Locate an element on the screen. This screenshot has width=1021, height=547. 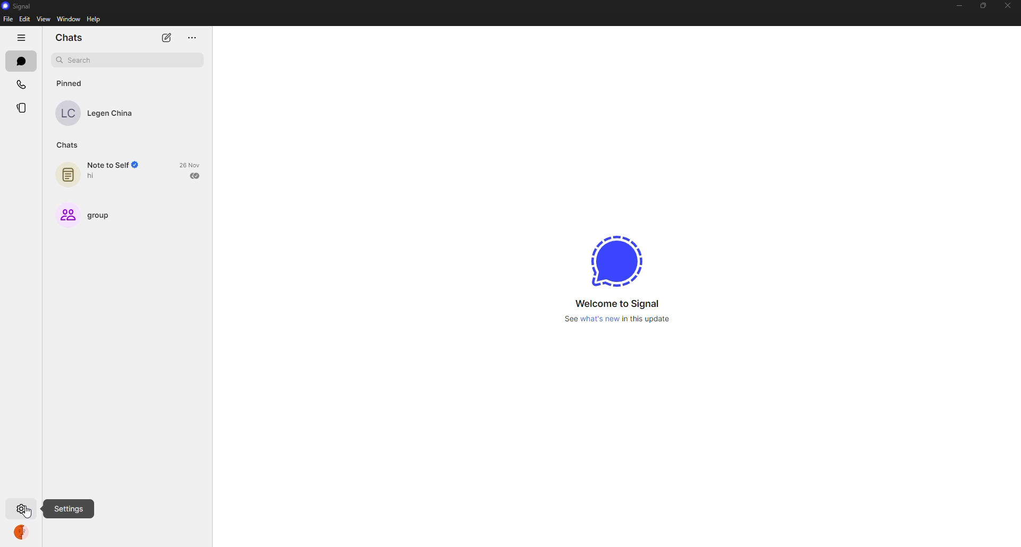
chats is located at coordinates (21, 61).